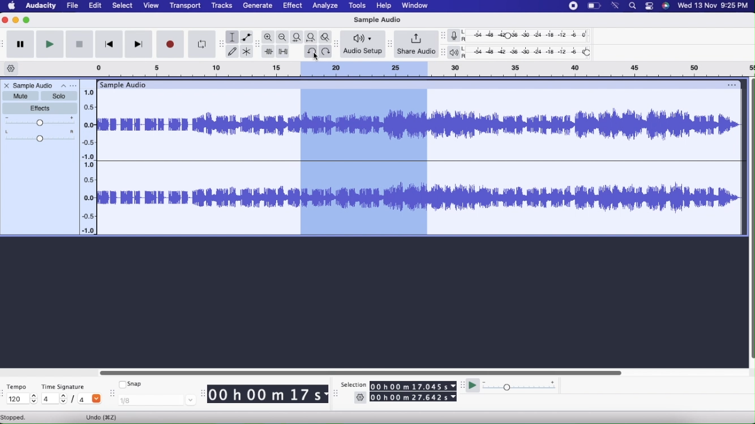 This screenshot has height=424, width=755. What do you see at coordinates (414, 6) in the screenshot?
I see `Window` at bounding box center [414, 6].